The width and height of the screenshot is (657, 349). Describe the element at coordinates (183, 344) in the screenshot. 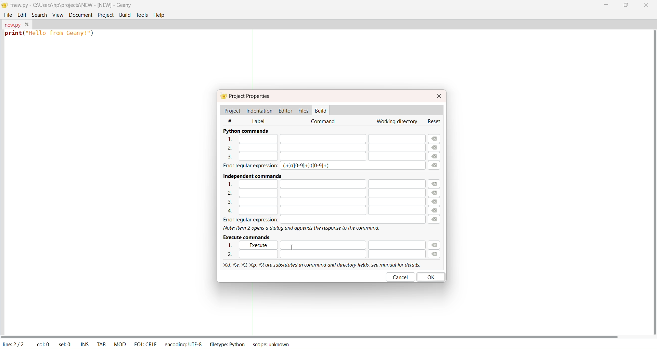

I see `encoding: UTF -8` at that location.